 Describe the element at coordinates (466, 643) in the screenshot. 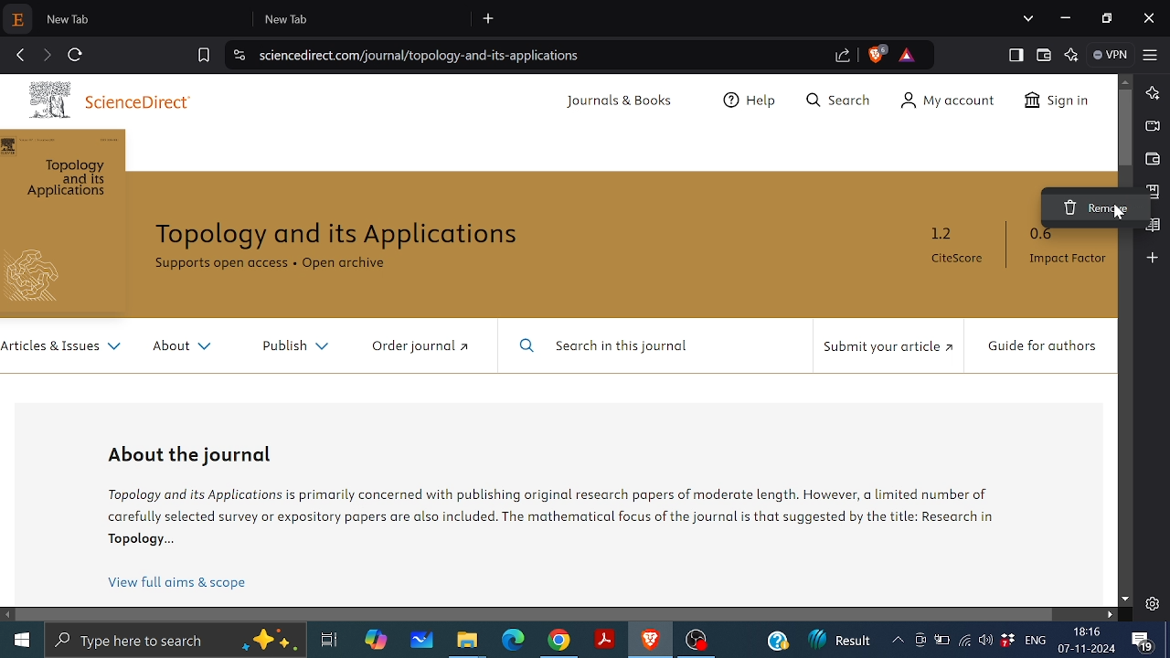

I see `Files` at that location.